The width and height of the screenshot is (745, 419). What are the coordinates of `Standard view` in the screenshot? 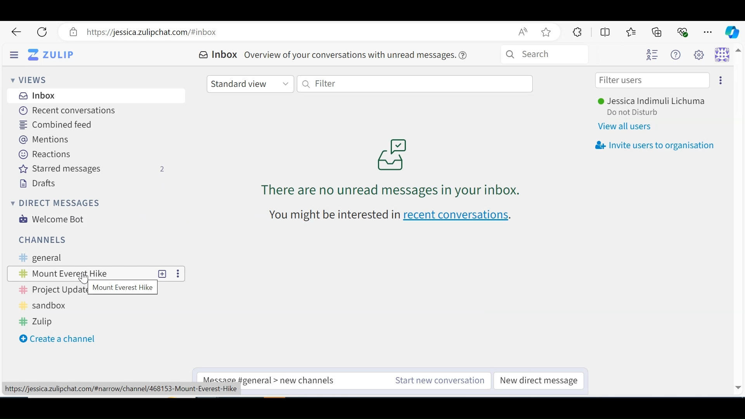 It's located at (249, 83).